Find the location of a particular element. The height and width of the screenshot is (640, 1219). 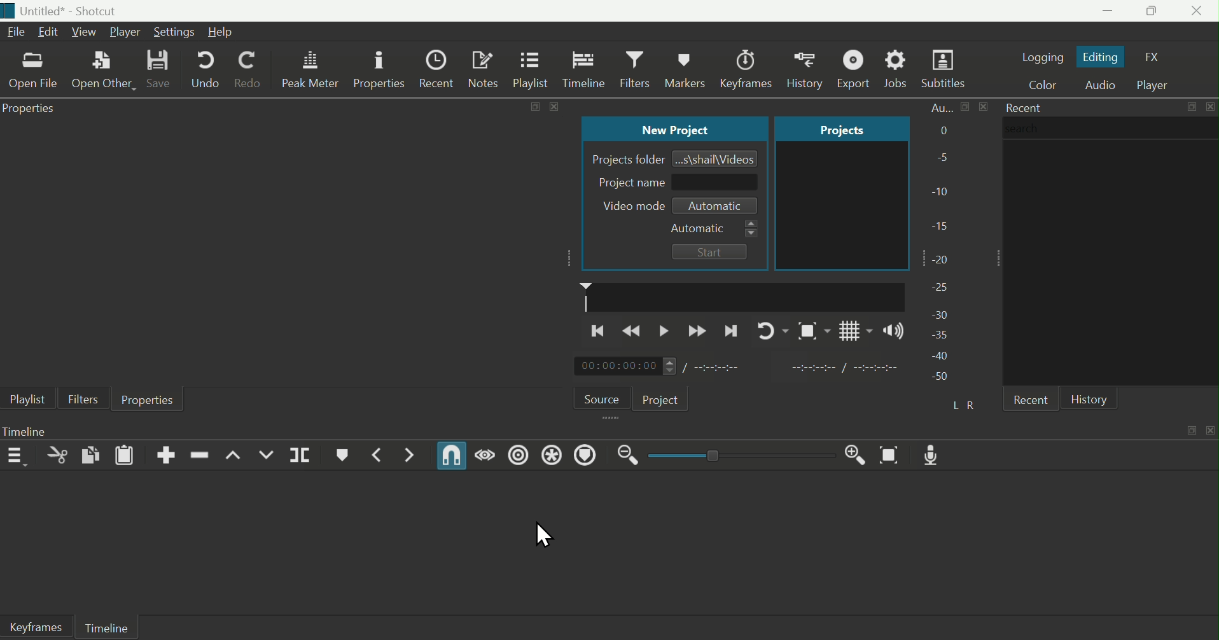

Overwrite is located at coordinates (267, 456).